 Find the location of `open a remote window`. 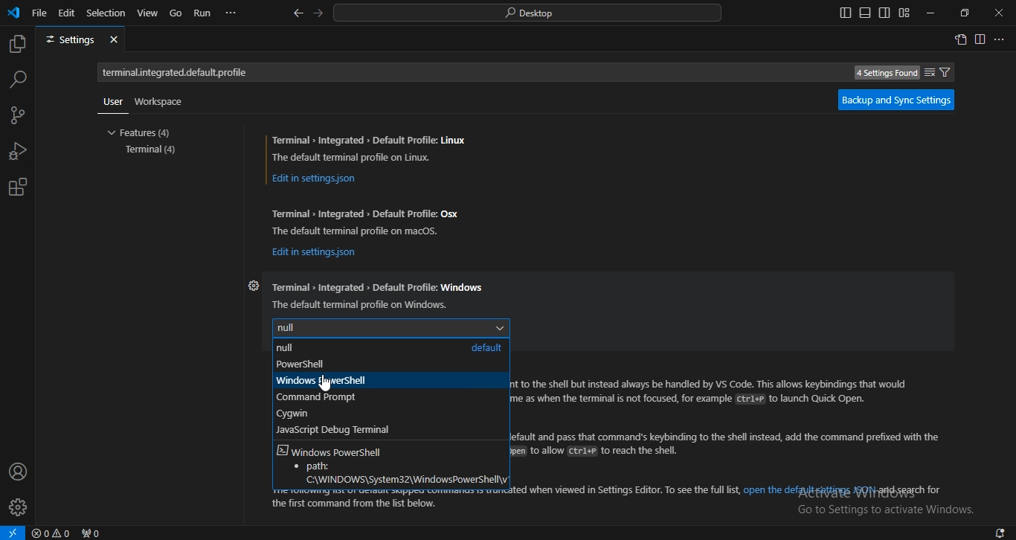

open a remote window is located at coordinates (13, 532).